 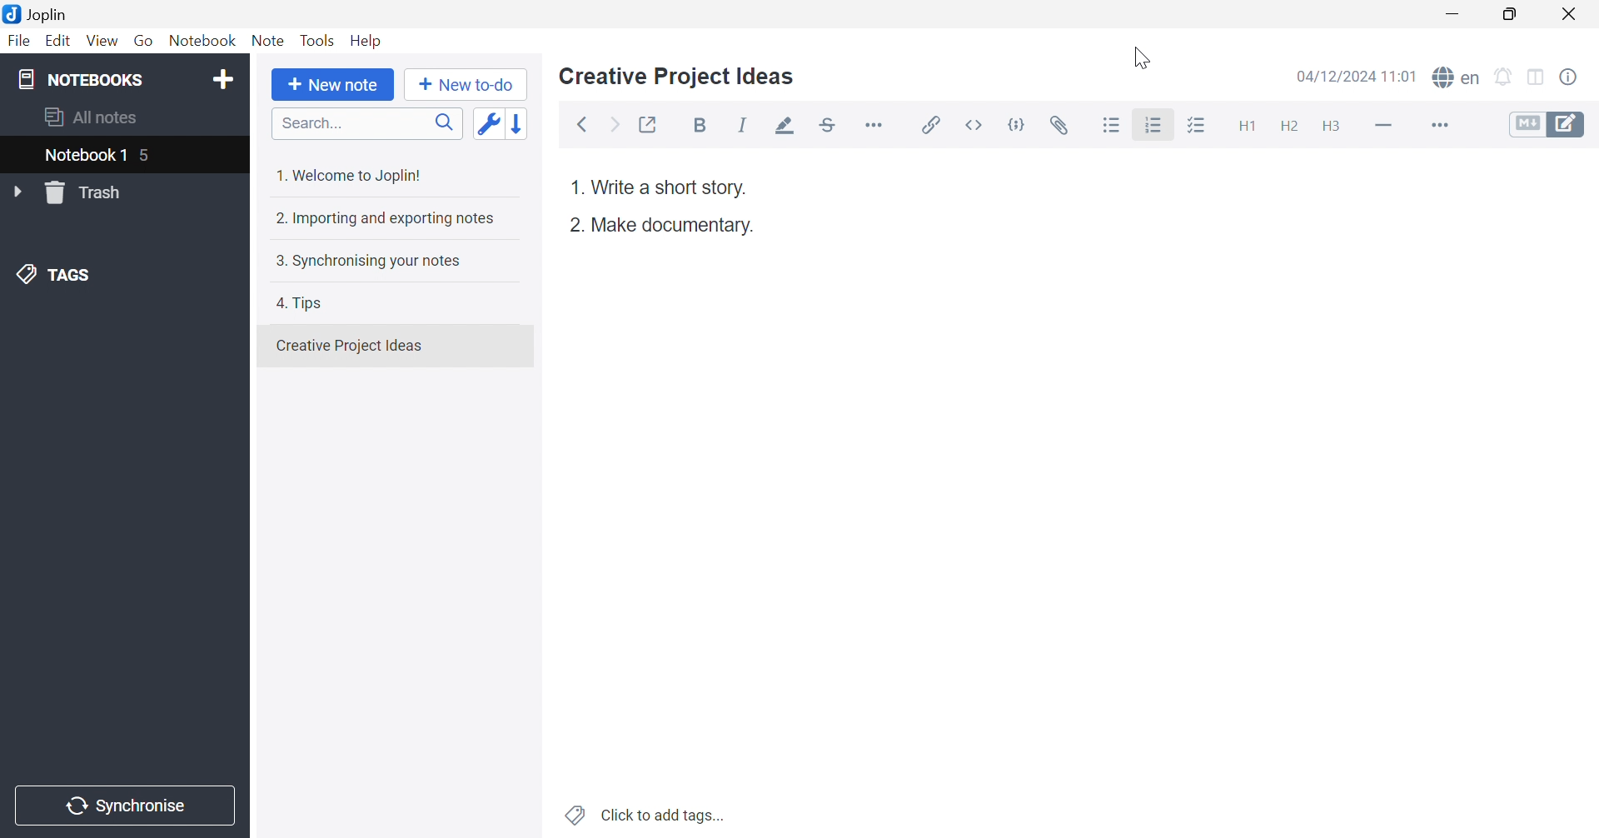 I want to click on Italic, so click(x=745, y=127).